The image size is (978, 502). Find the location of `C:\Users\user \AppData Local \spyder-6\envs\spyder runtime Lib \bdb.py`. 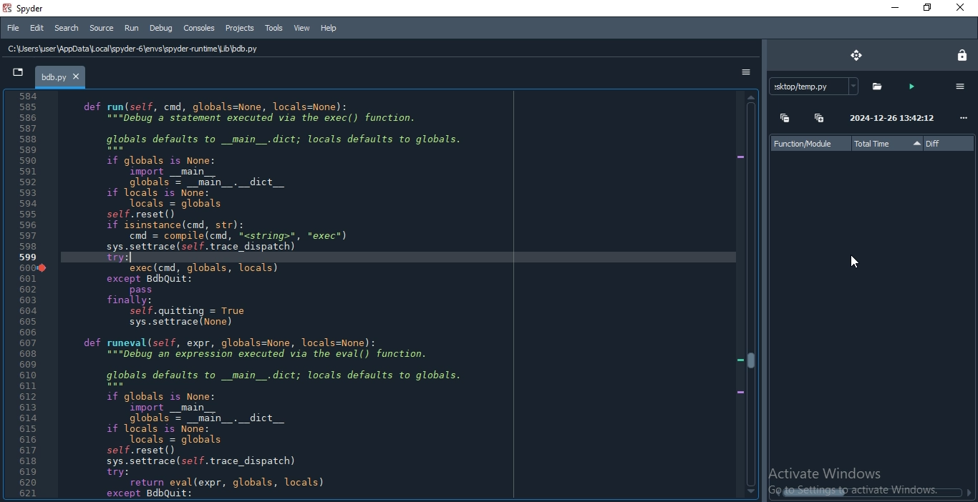

C:\Users\user \AppData Local \spyder-6\envs\spyder runtime Lib \bdb.py is located at coordinates (140, 49).